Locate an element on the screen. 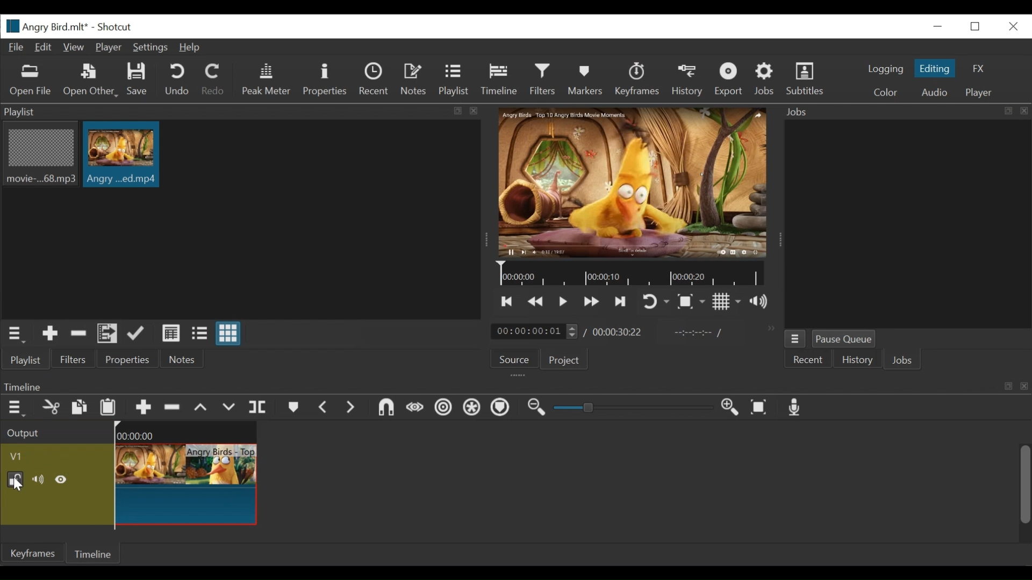 This screenshot has width=1032, height=580. Keyframe is located at coordinates (30, 553).